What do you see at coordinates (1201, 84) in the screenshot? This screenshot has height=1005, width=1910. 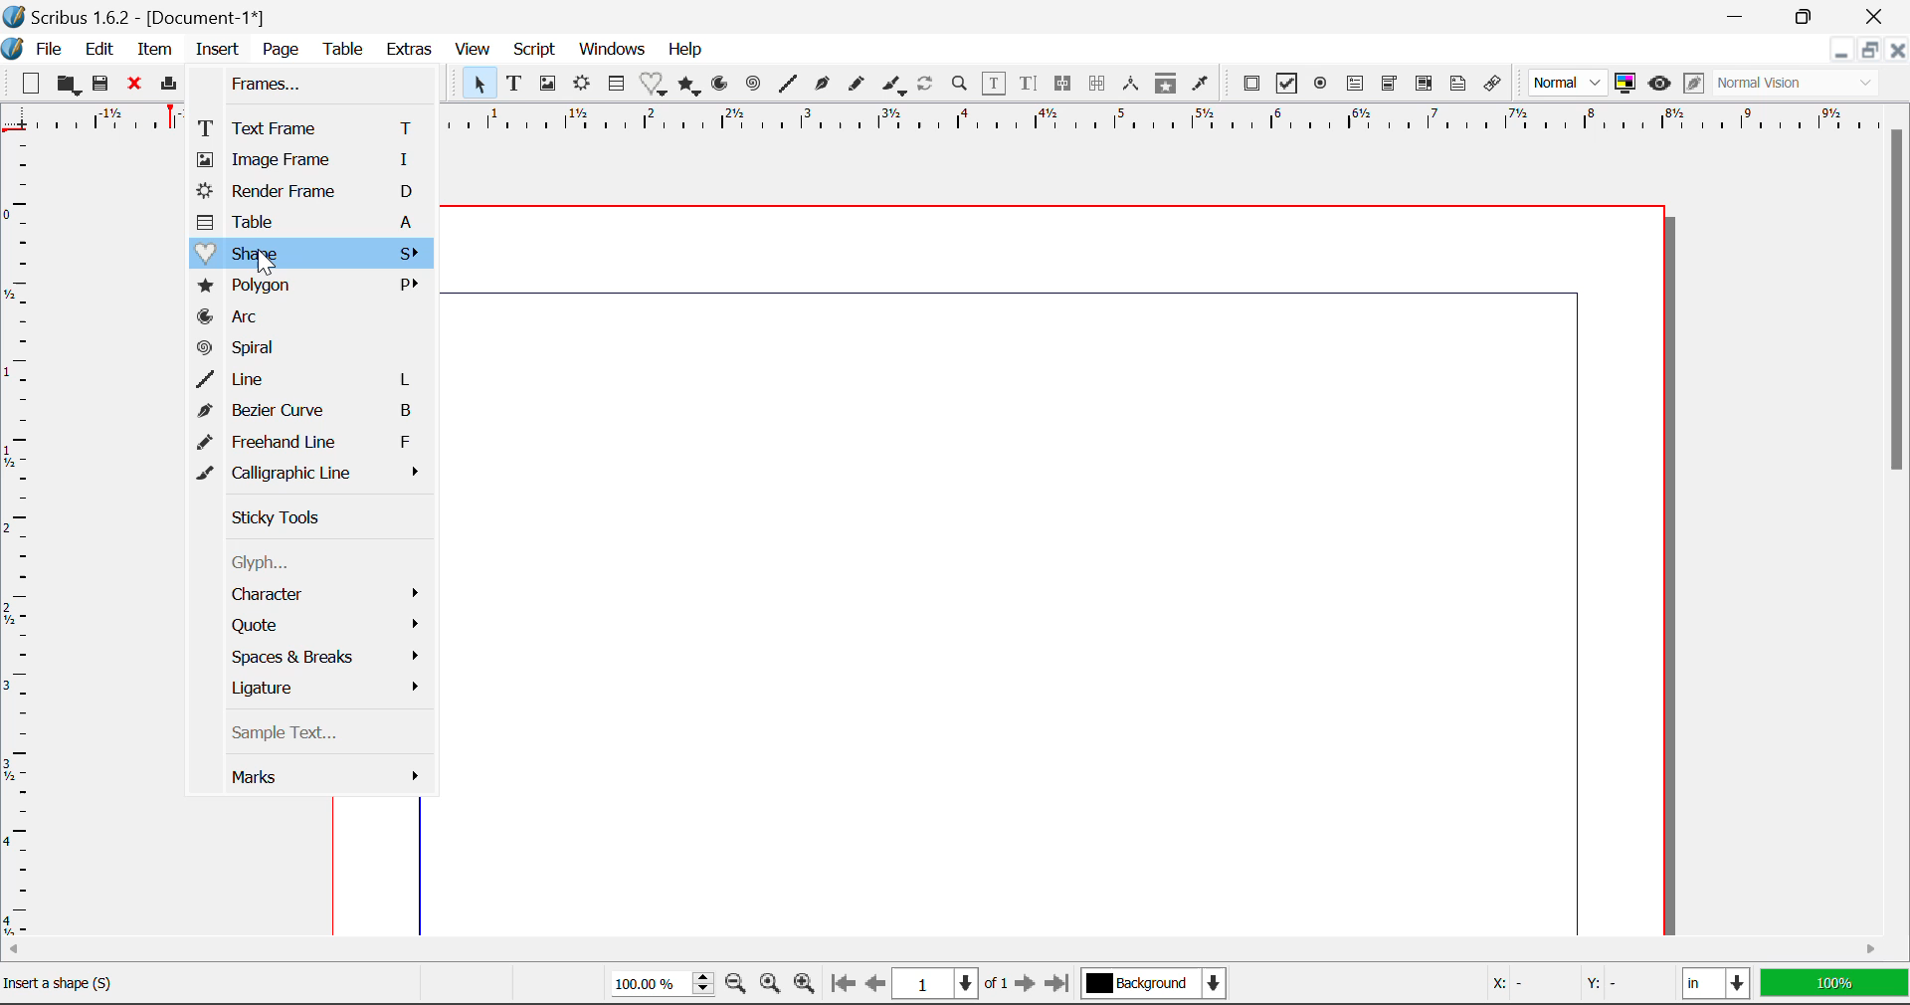 I see `Eyedropper` at bounding box center [1201, 84].